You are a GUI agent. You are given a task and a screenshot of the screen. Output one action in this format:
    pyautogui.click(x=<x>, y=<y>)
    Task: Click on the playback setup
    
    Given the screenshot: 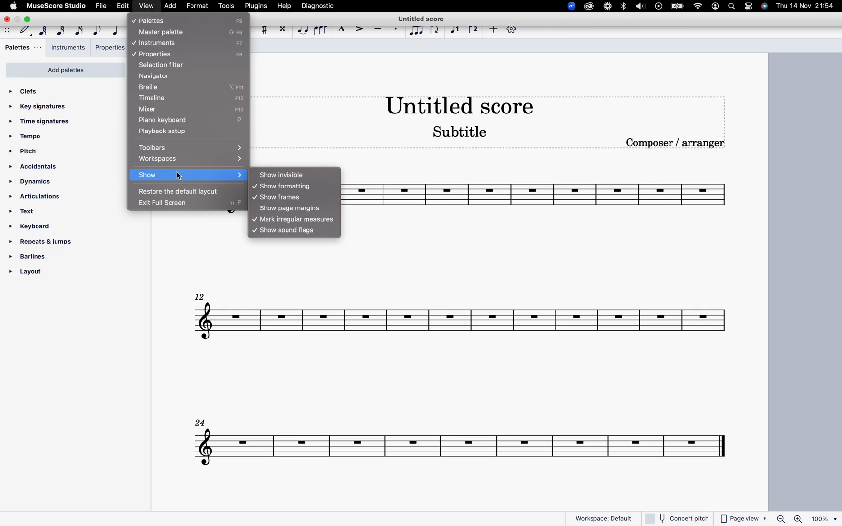 What is the action you would take?
    pyautogui.click(x=174, y=131)
    